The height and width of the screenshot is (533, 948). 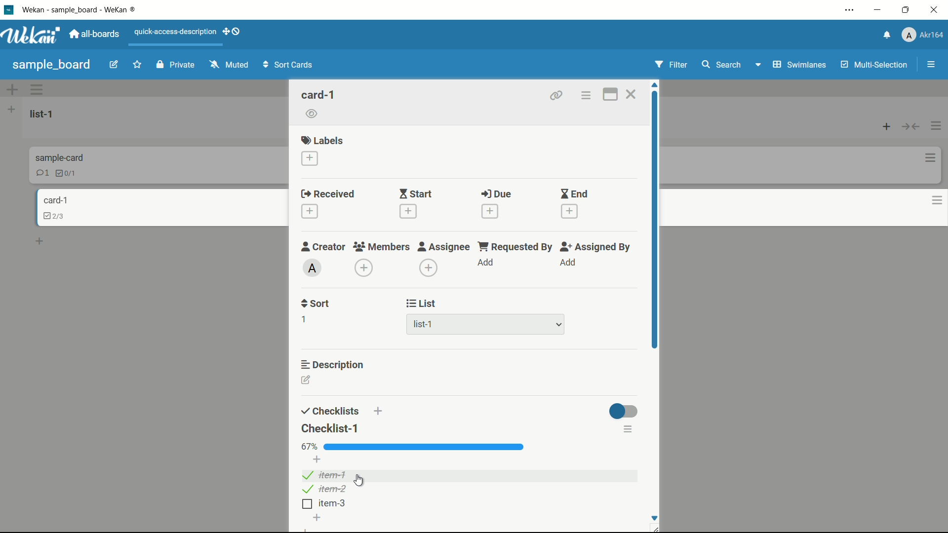 What do you see at coordinates (557, 96) in the screenshot?
I see `copy card link to clipboard` at bounding box center [557, 96].